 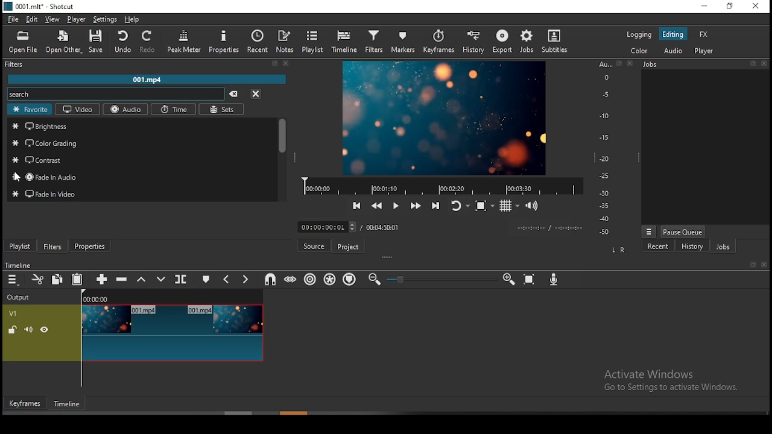 I want to click on markers, so click(x=402, y=41).